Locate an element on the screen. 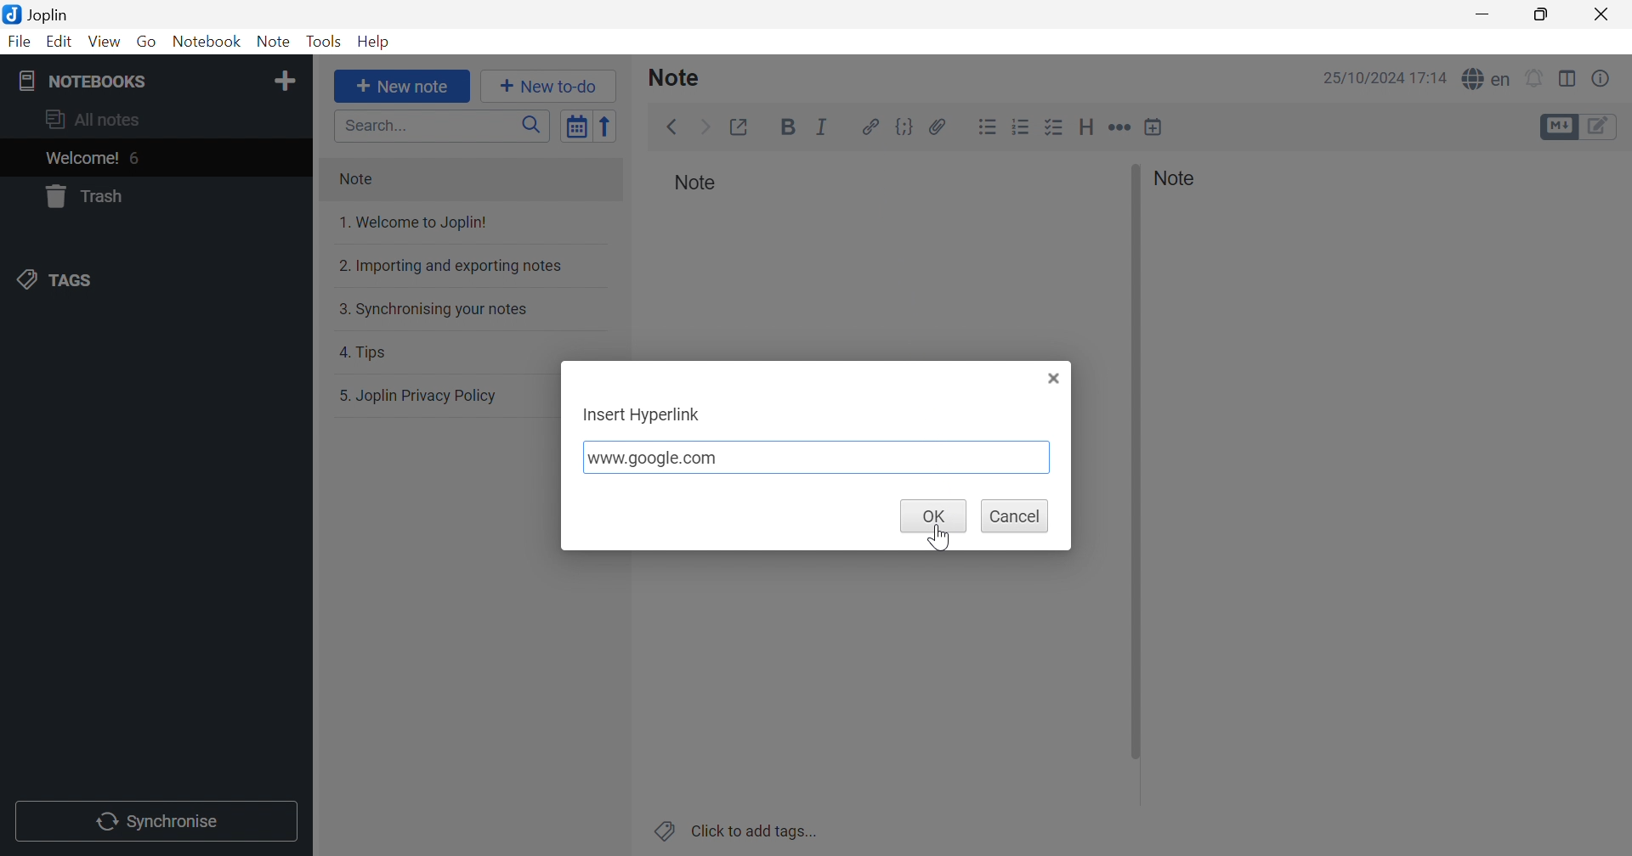 This screenshot has height=856, width=1632. 25/10/2024 is located at coordinates (1361, 79).